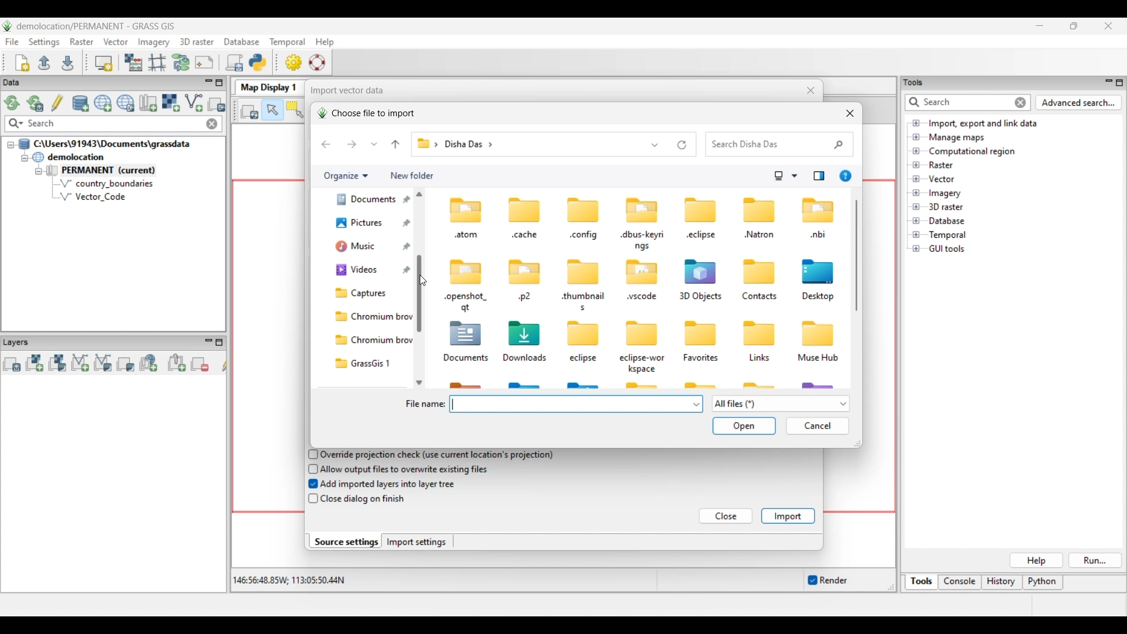 The width and height of the screenshot is (1127, 634). Describe the element at coordinates (417, 542) in the screenshot. I see `Import settings` at that location.